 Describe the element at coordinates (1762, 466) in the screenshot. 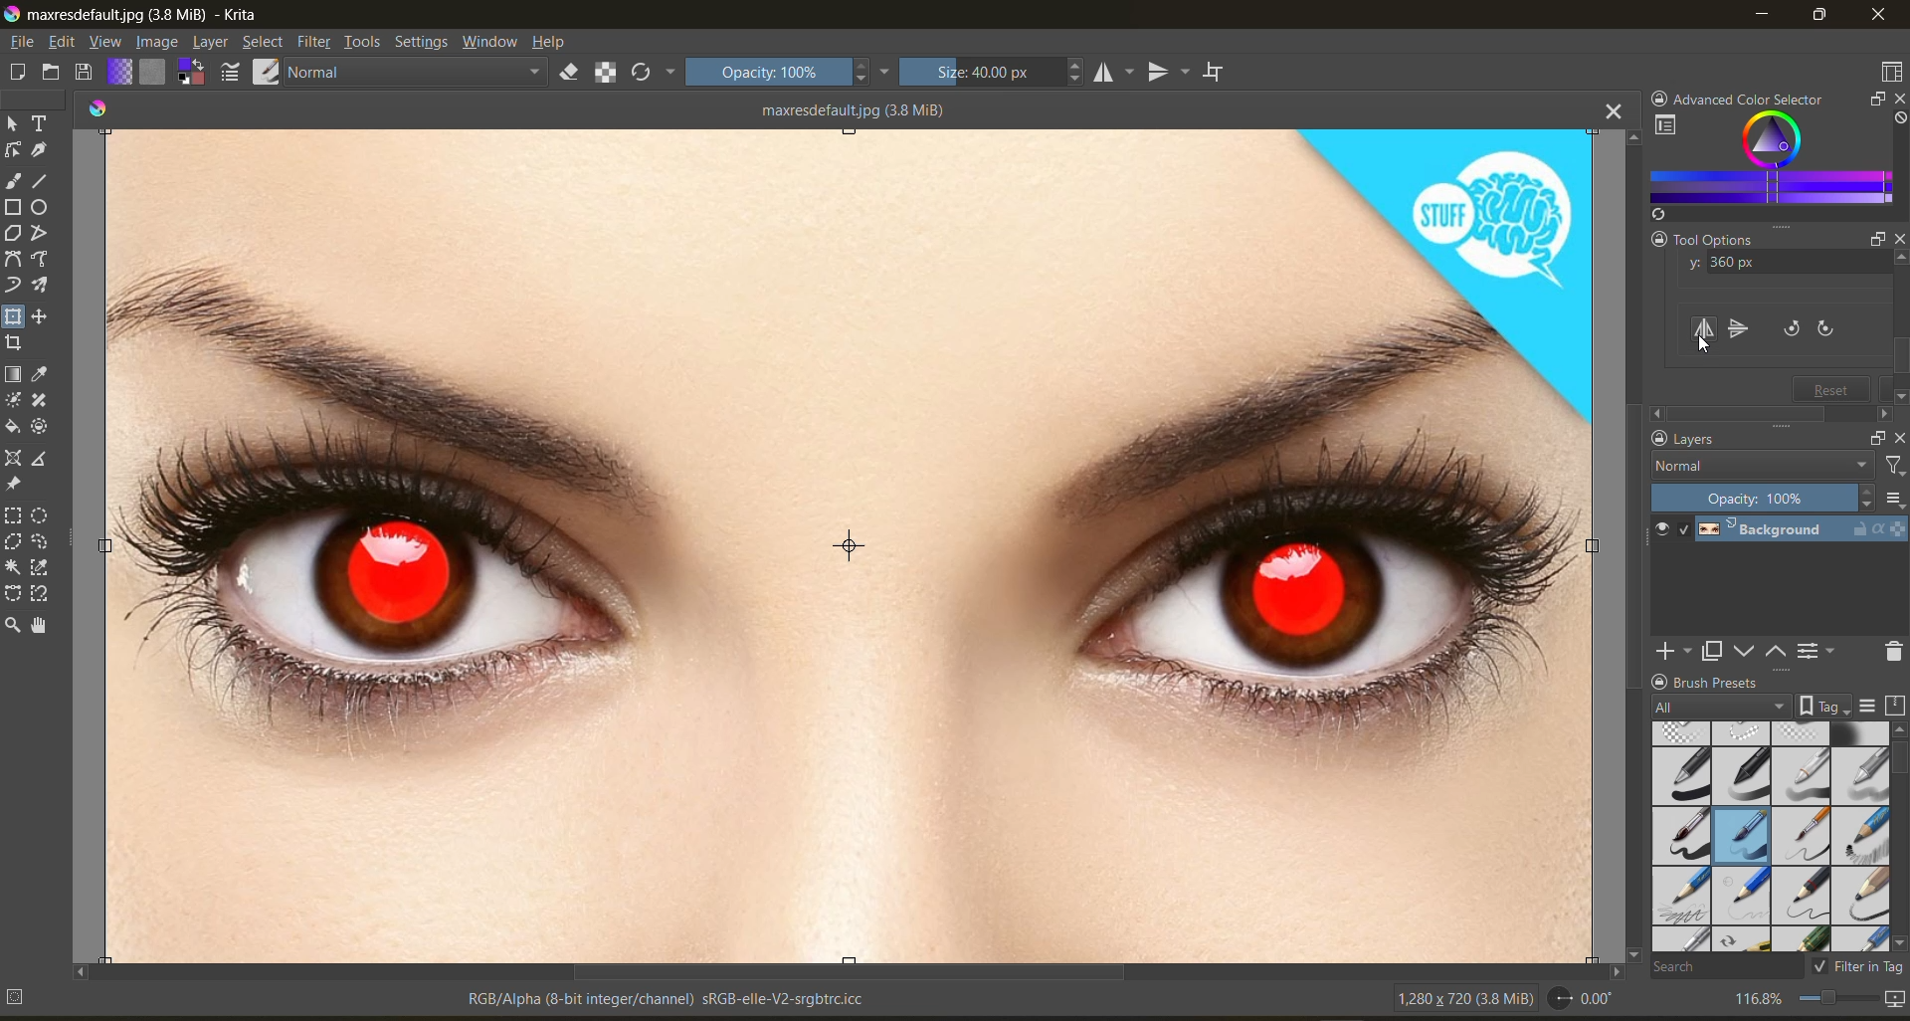

I see `normal` at that location.